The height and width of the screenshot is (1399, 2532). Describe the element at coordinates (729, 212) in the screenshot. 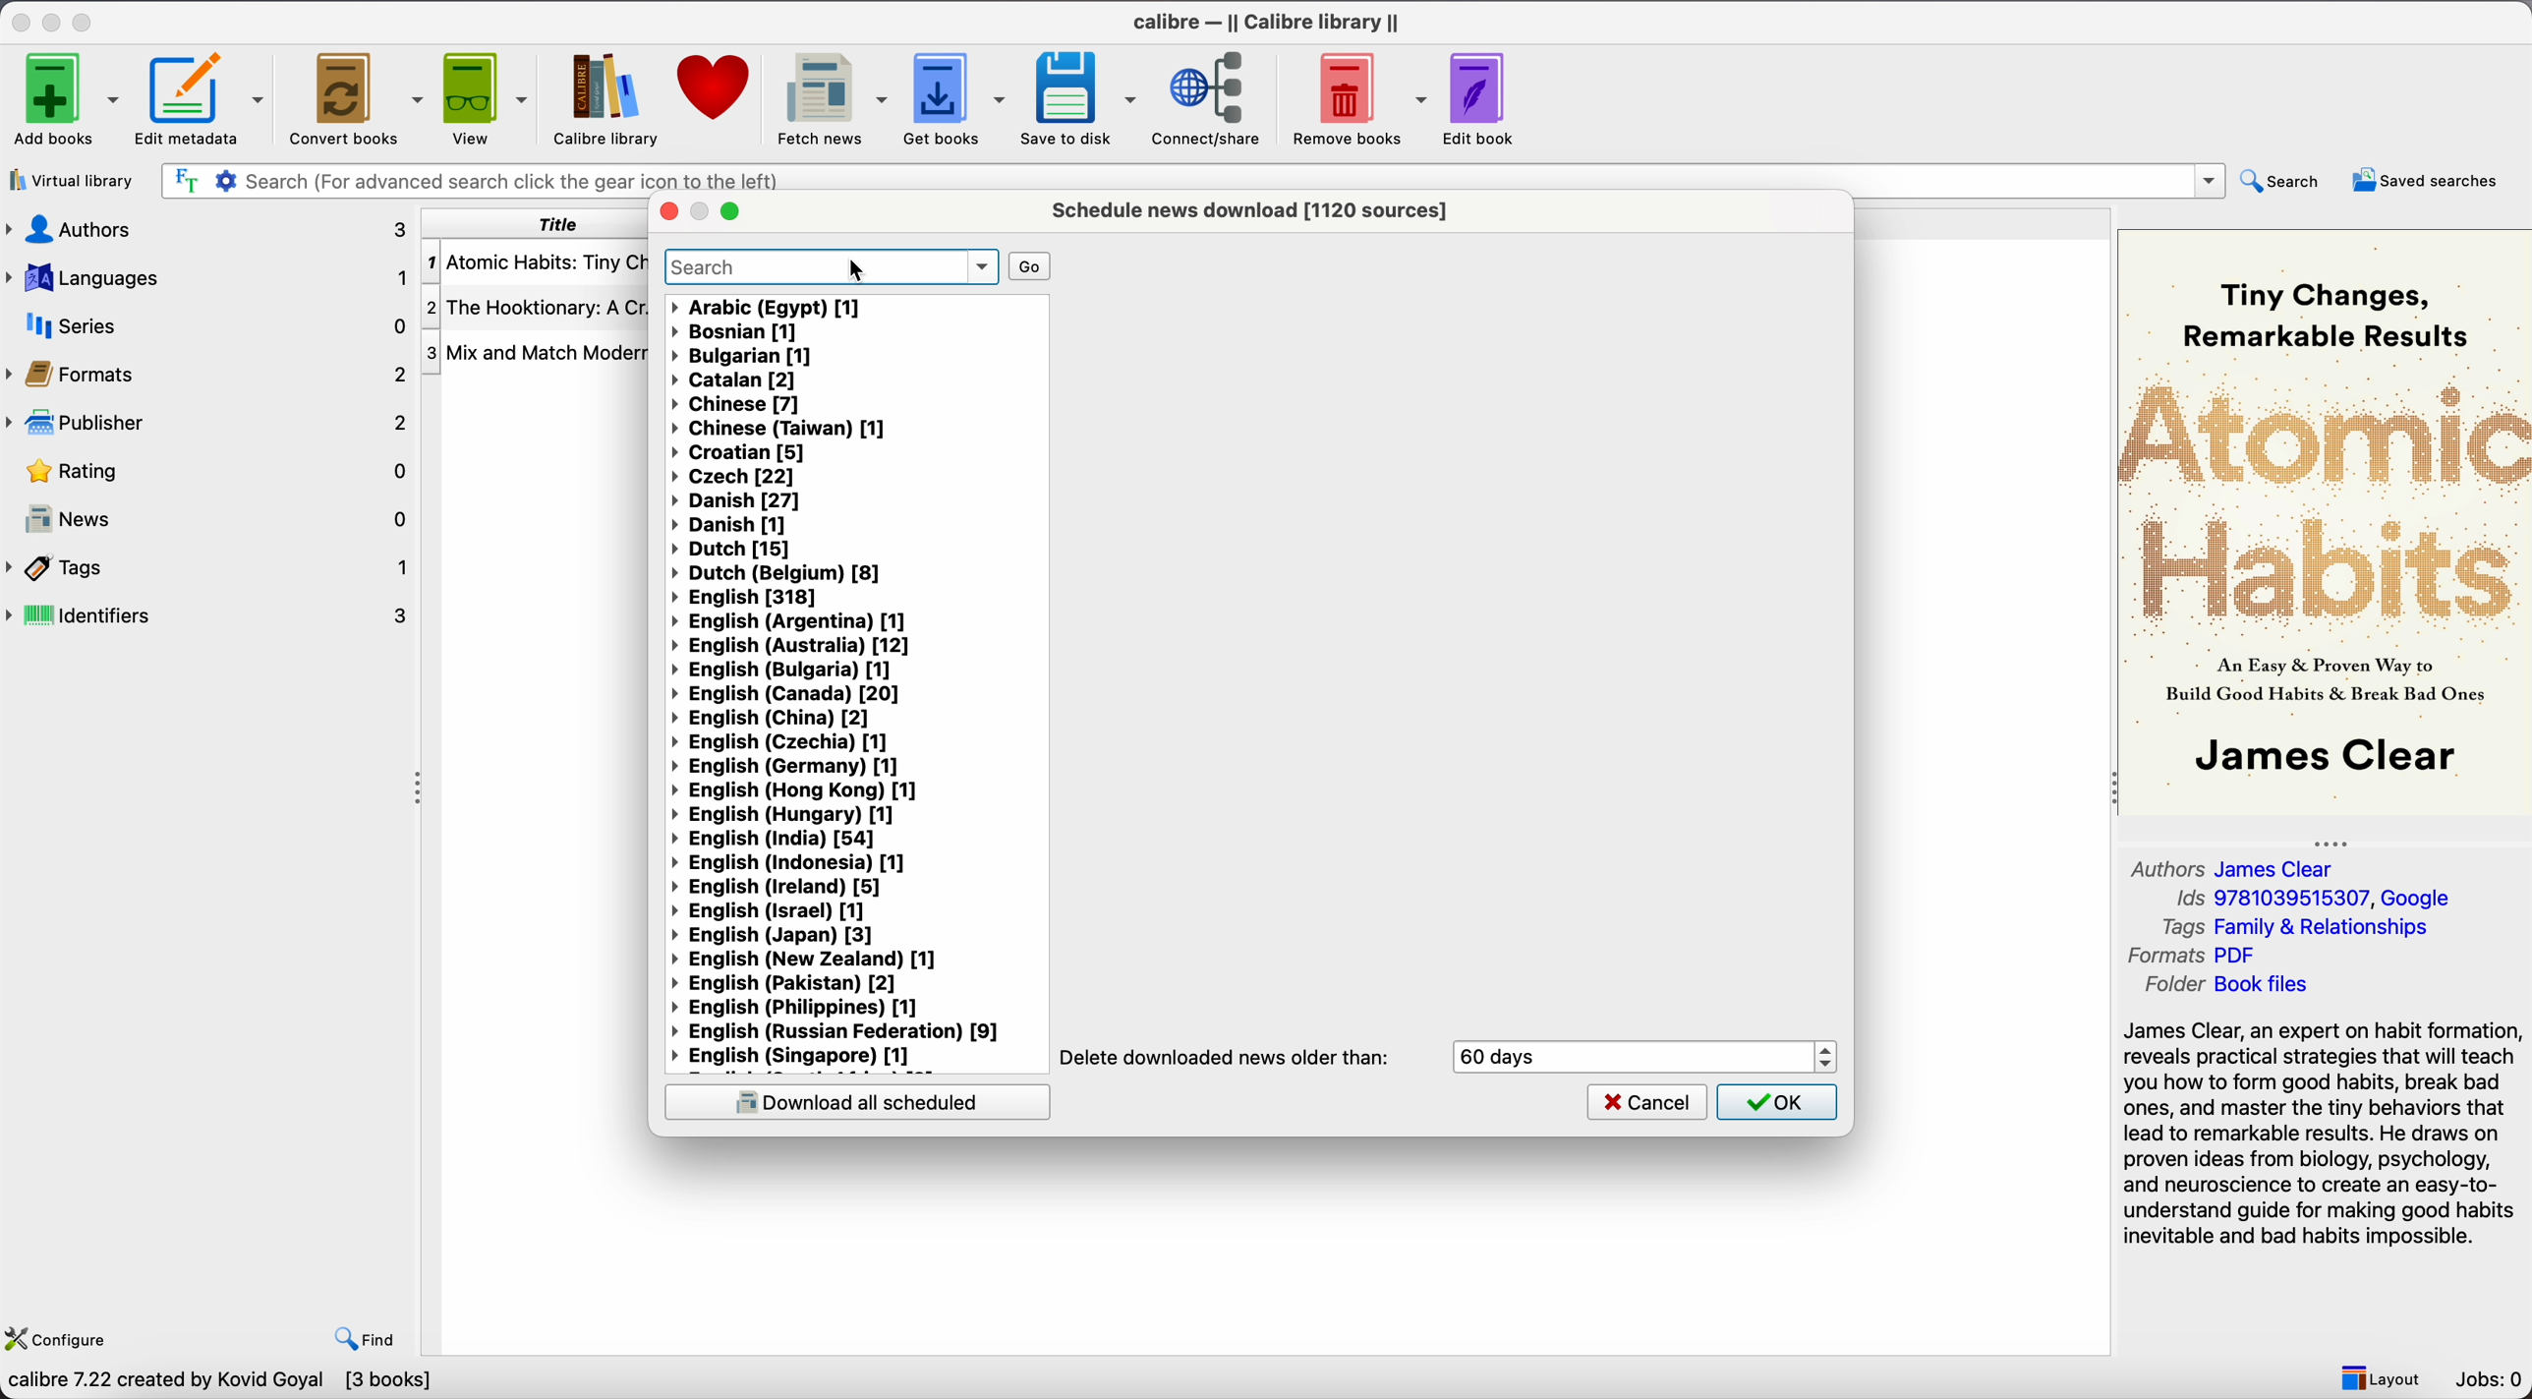

I see `maximize popup` at that location.